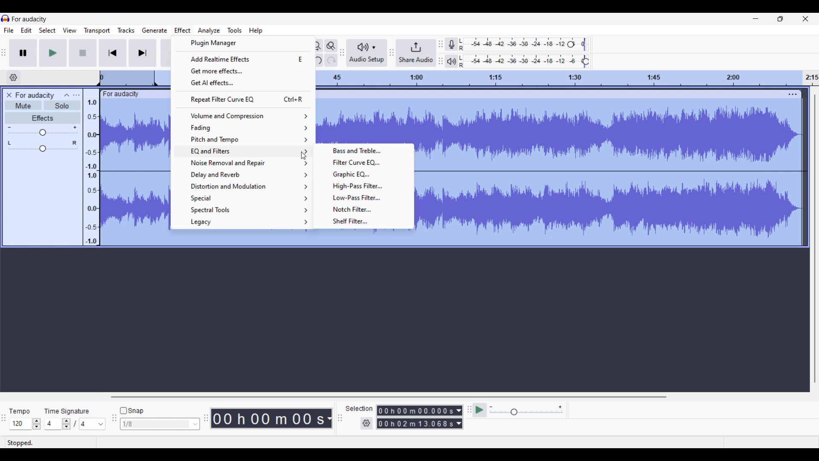 The height and width of the screenshot is (461, 819). Describe the element at coordinates (244, 175) in the screenshot. I see `Delay and reverb options` at that location.